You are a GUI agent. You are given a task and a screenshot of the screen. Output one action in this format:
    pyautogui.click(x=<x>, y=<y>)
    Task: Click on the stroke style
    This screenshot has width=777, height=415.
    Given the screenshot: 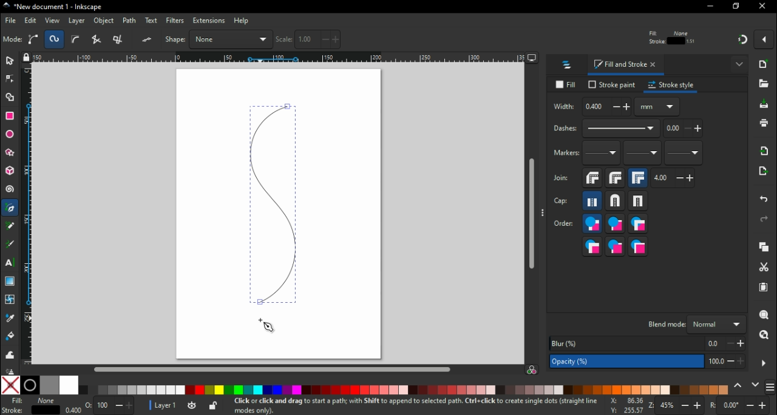 What is the action you would take?
    pyautogui.click(x=673, y=87)
    